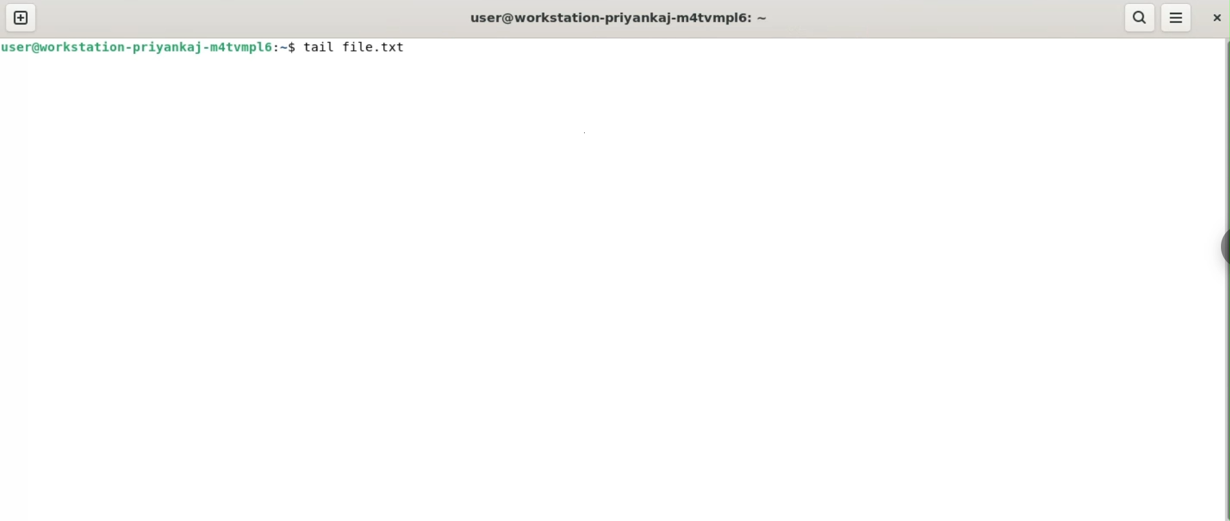 The width and height of the screenshot is (1230, 521). What do you see at coordinates (623, 15) in the screenshot?
I see `terminal title : user@workstation-priyankaj-m4tvmpl6:~` at bounding box center [623, 15].